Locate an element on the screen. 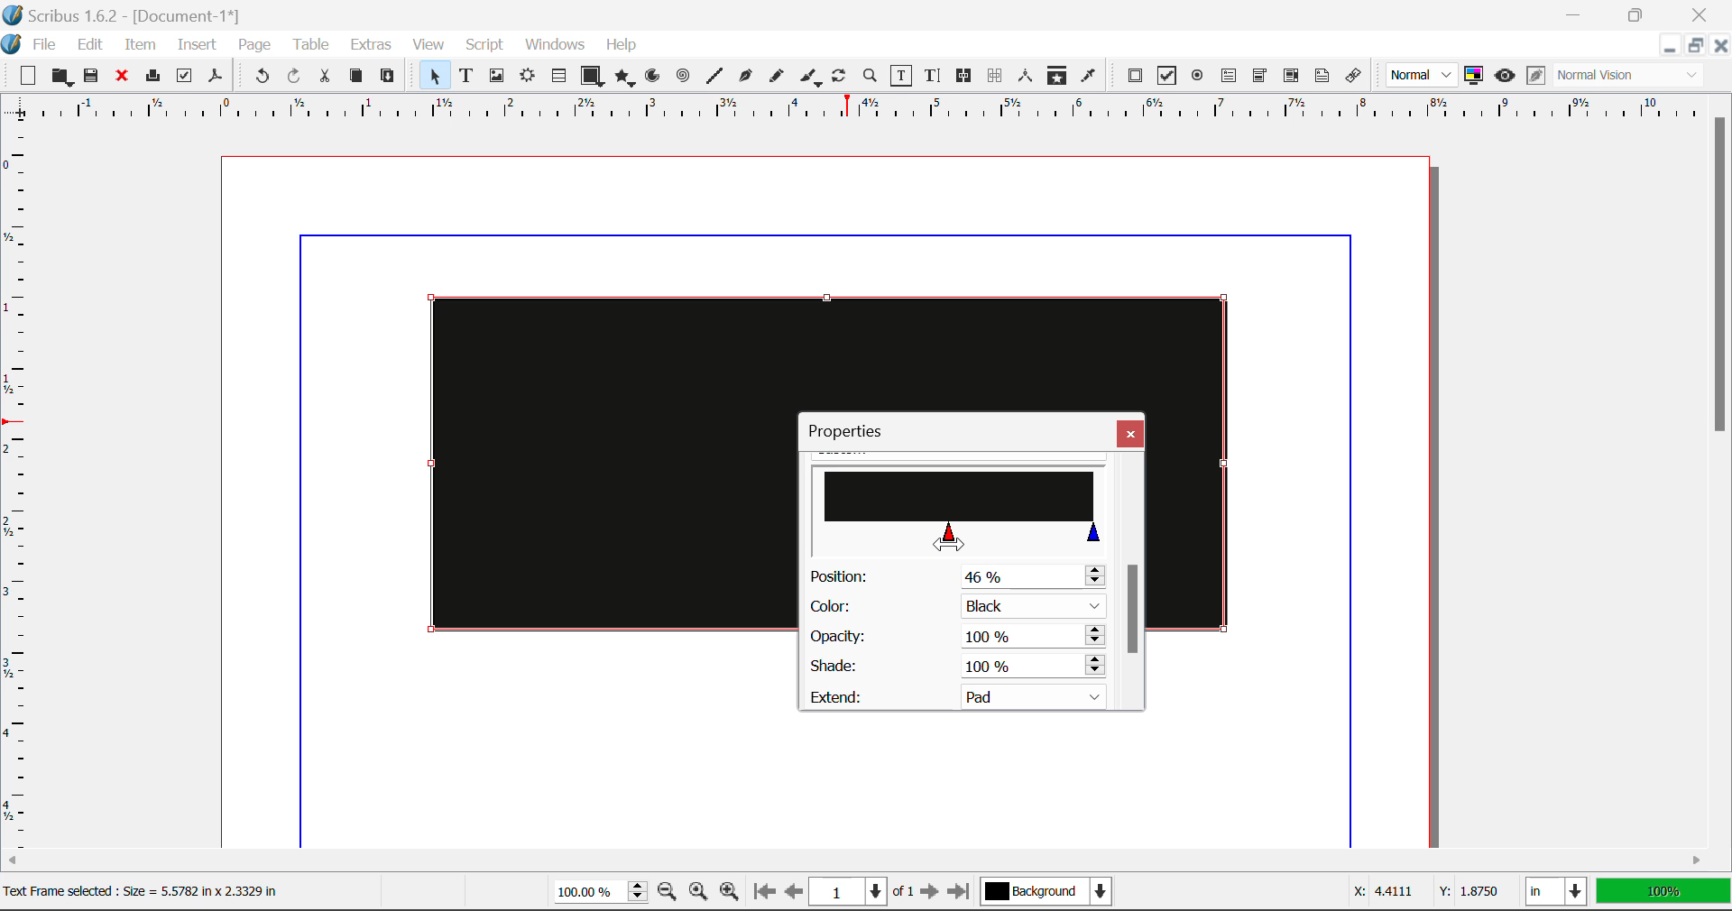  Discard is located at coordinates (121, 78).